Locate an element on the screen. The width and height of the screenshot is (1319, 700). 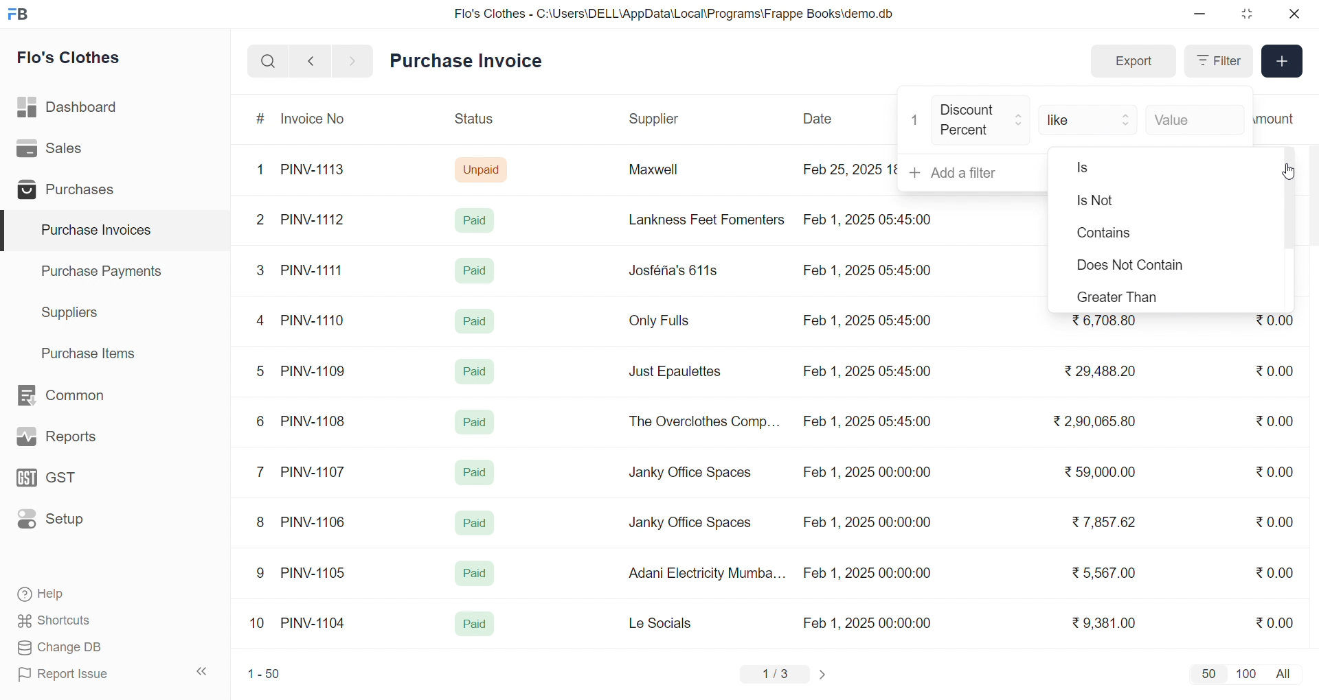
PINV-1111 is located at coordinates (313, 270).